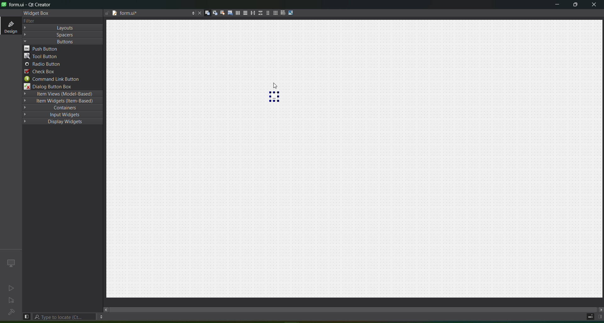  I want to click on cursor, so click(270, 81).